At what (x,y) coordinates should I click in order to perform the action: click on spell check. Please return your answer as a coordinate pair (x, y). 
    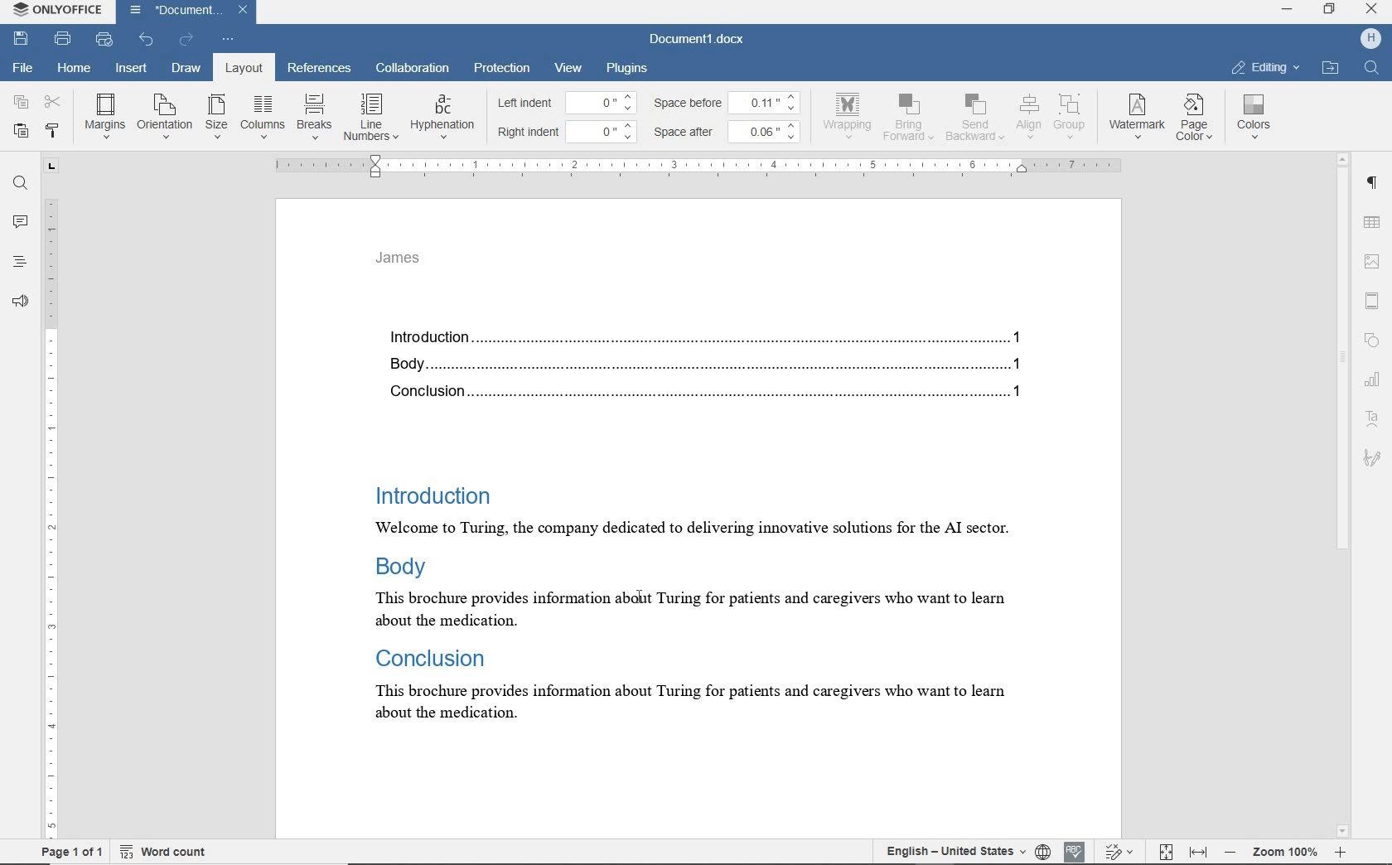
    Looking at the image, I should click on (1075, 850).